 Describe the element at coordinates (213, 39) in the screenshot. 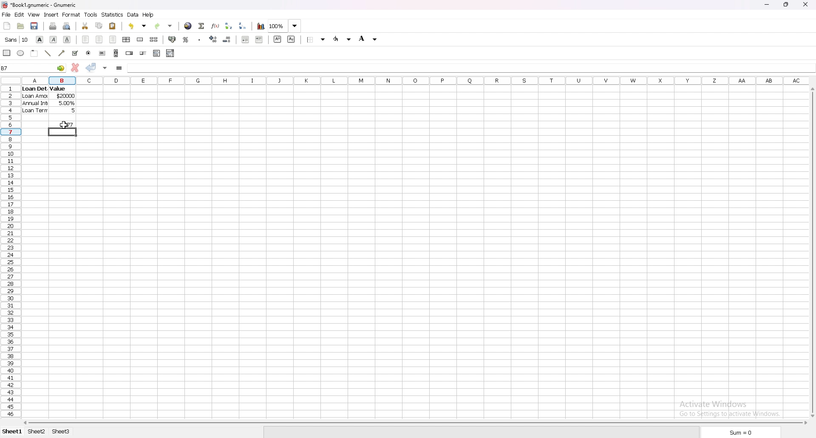

I see `increase decimals` at that location.